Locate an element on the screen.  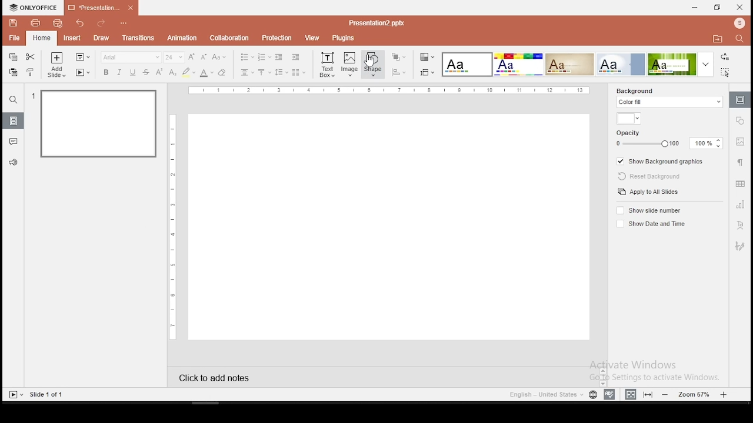
paragraph settings is located at coordinates (739, 162).